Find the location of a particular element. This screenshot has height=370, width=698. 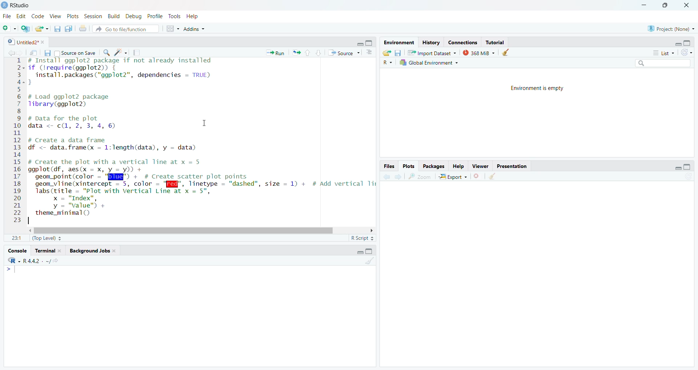

Tutorial is located at coordinates (497, 42).